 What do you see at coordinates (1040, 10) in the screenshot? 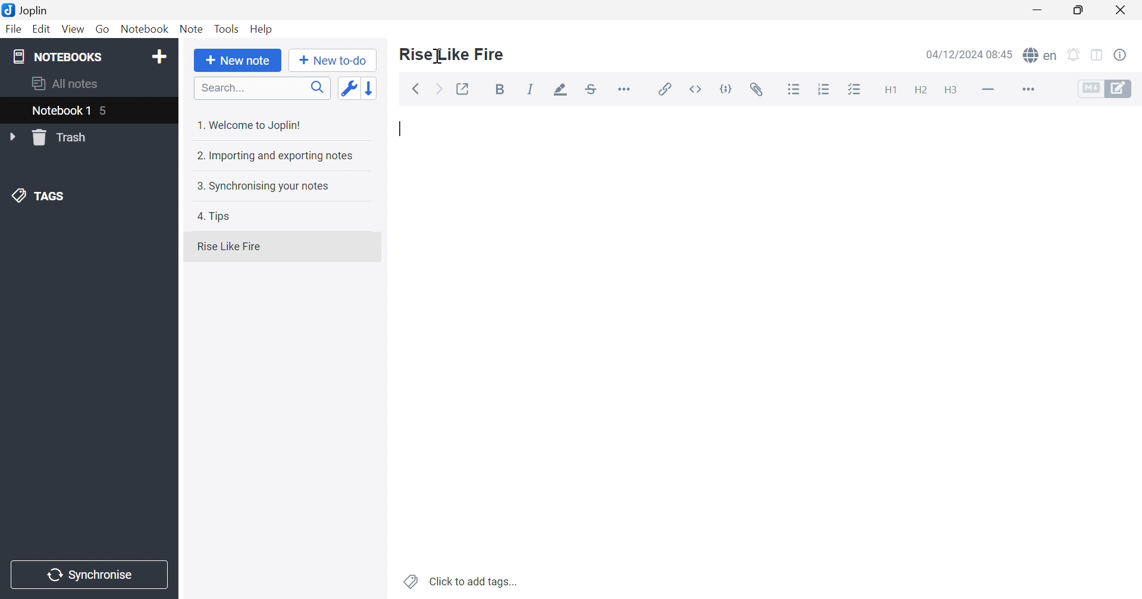
I see `Minimize` at bounding box center [1040, 10].